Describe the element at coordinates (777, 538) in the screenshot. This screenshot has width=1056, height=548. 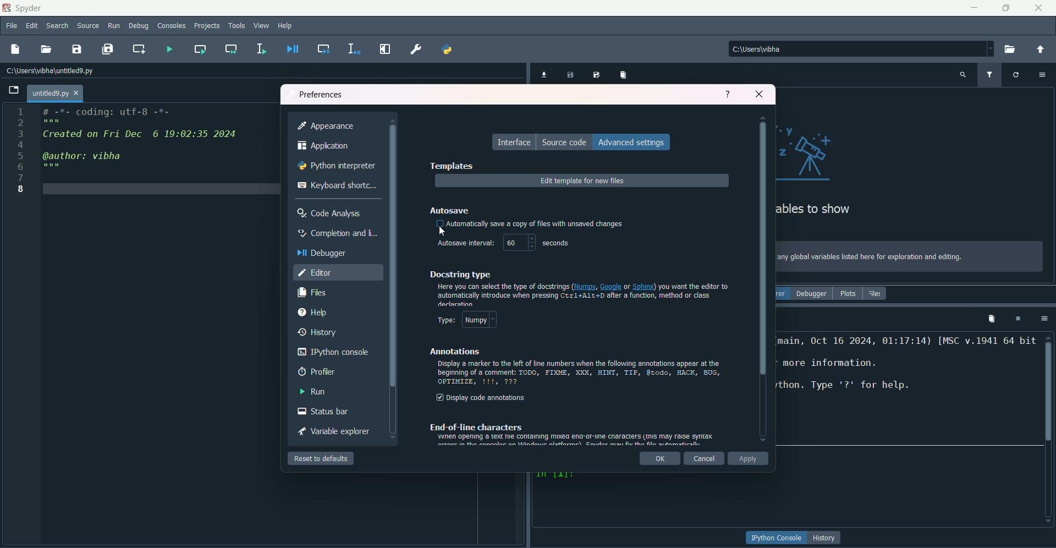
I see `button` at that location.